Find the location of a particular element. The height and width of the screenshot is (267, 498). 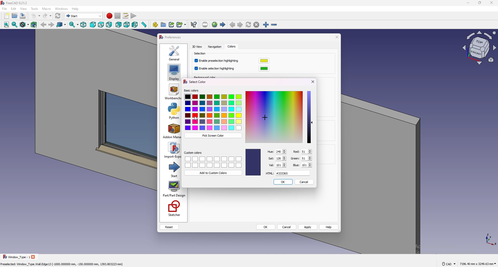

zoom out is located at coordinates (274, 25).